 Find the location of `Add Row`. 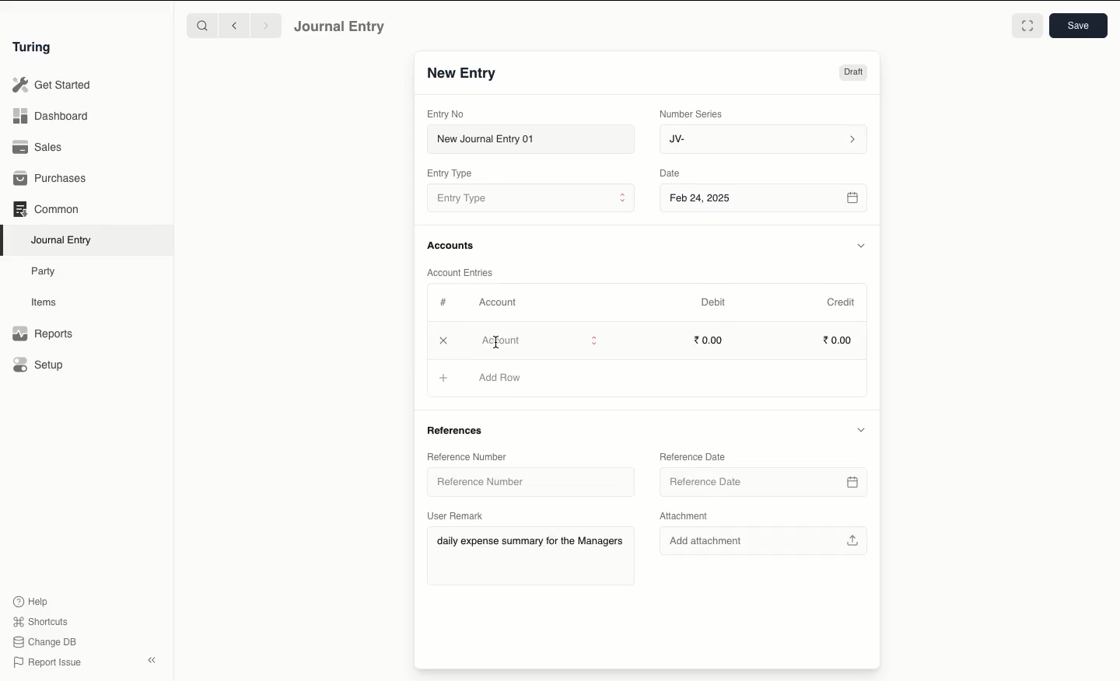

Add Row is located at coordinates (501, 341).